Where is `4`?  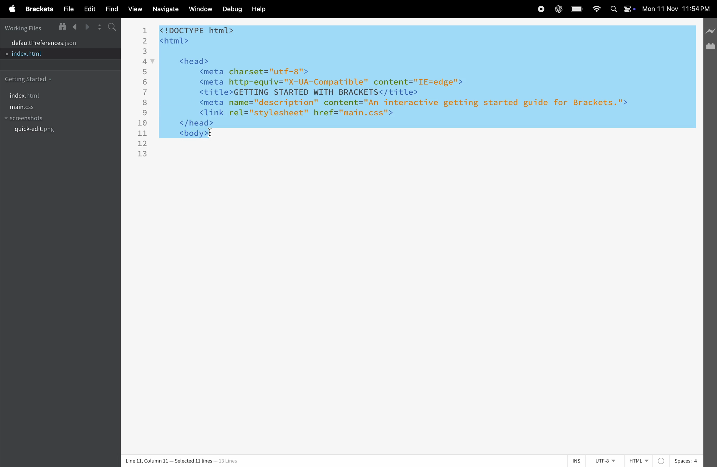 4 is located at coordinates (144, 62).